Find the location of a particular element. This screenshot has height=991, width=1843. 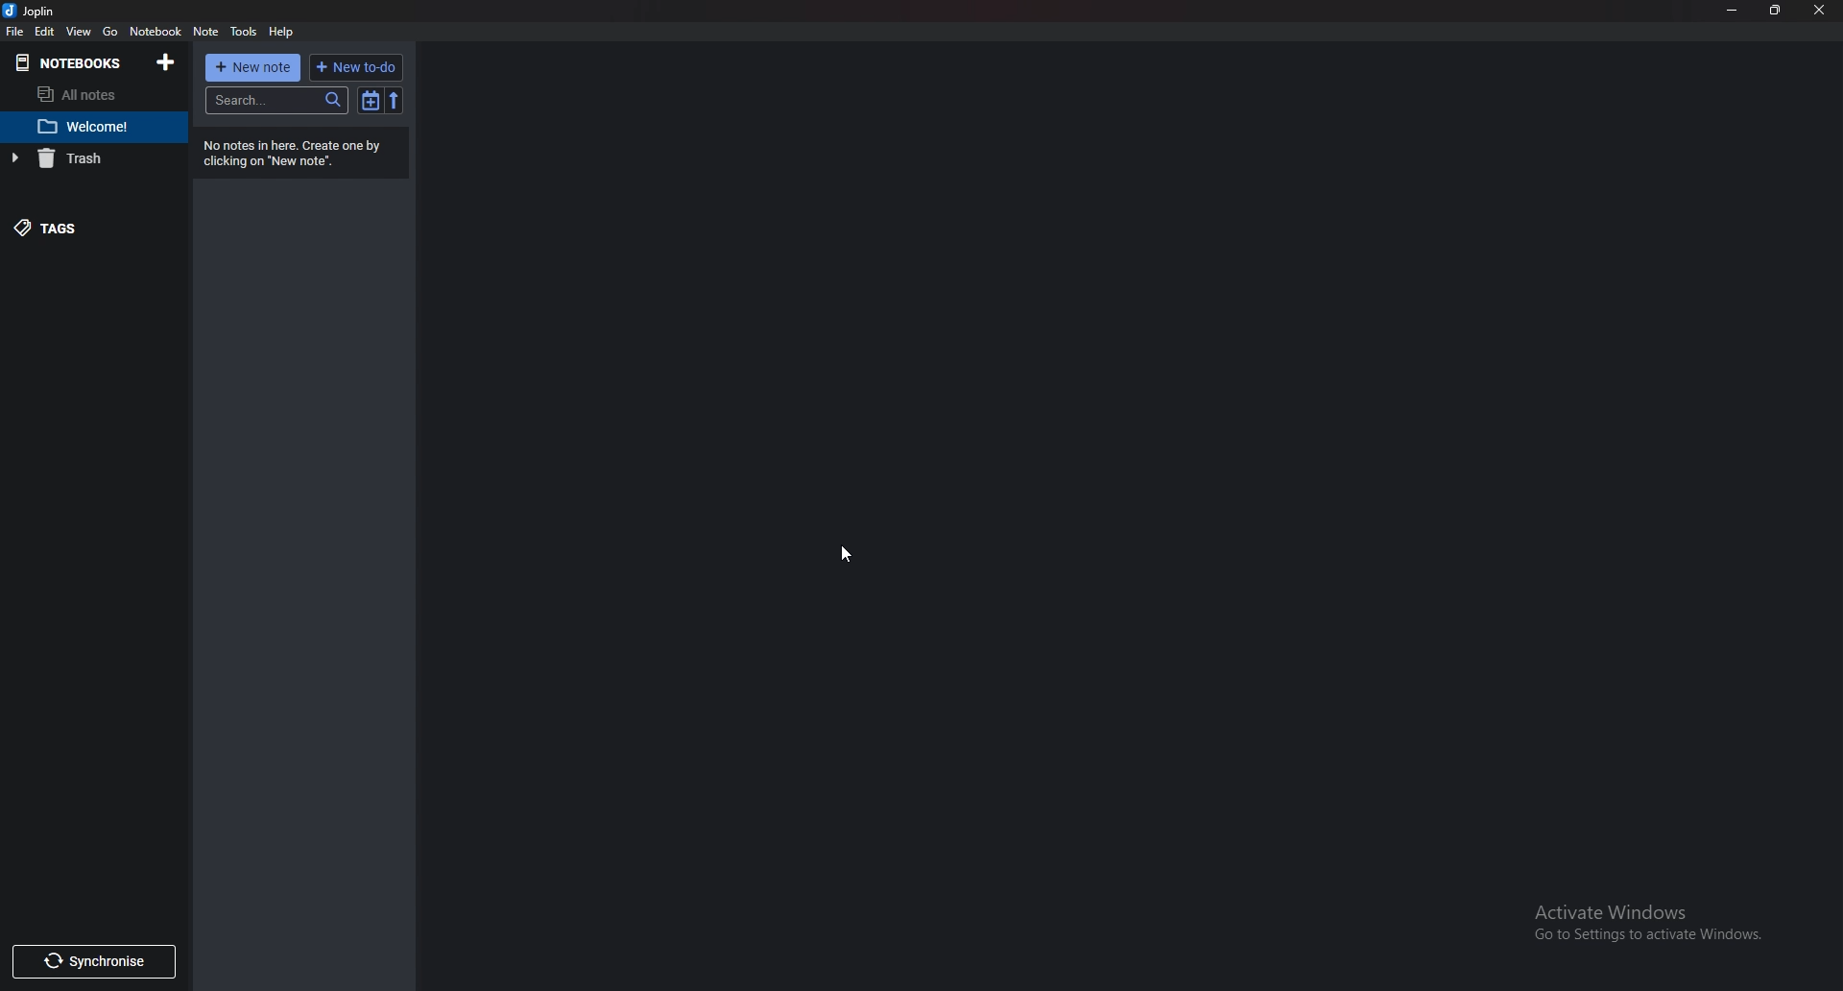

tags is located at coordinates (84, 228).